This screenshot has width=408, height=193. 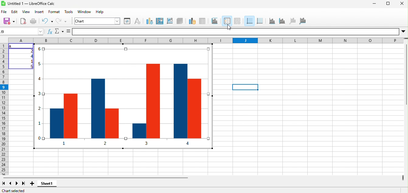 I want to click on Name box, so click(x=22, y=32).